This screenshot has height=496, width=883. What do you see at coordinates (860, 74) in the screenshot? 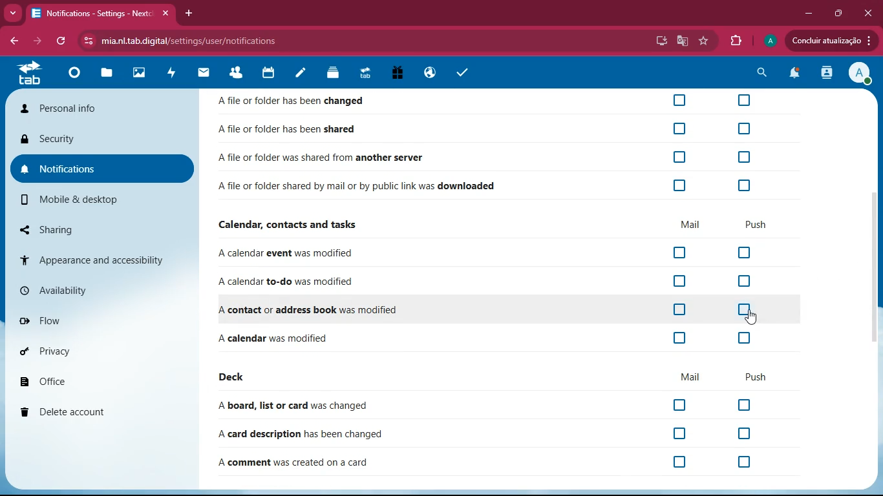
I see `View Profile` at bounding box center [860, 74].